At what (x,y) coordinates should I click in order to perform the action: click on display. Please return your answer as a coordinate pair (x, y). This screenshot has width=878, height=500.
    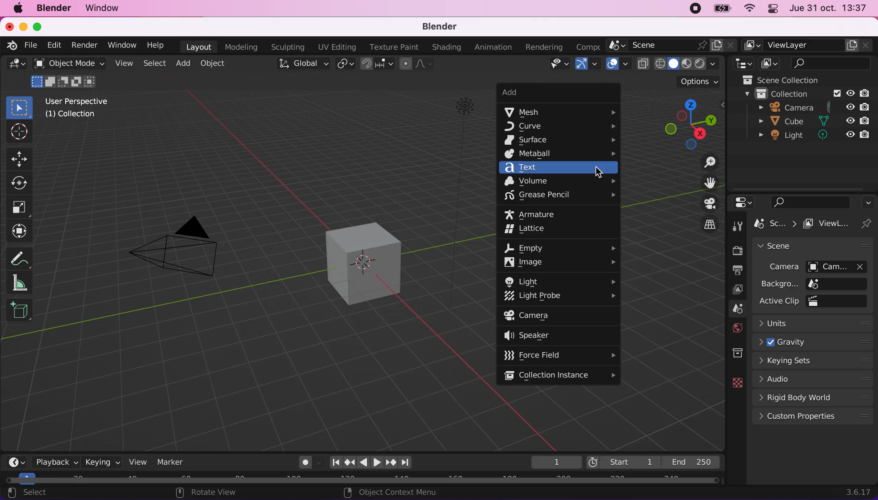
    Looking at the image, I should click on (732, 289).